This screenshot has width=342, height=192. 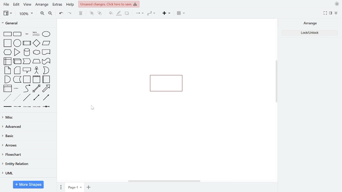 I want to click on circle, so click(x=17, y=43).